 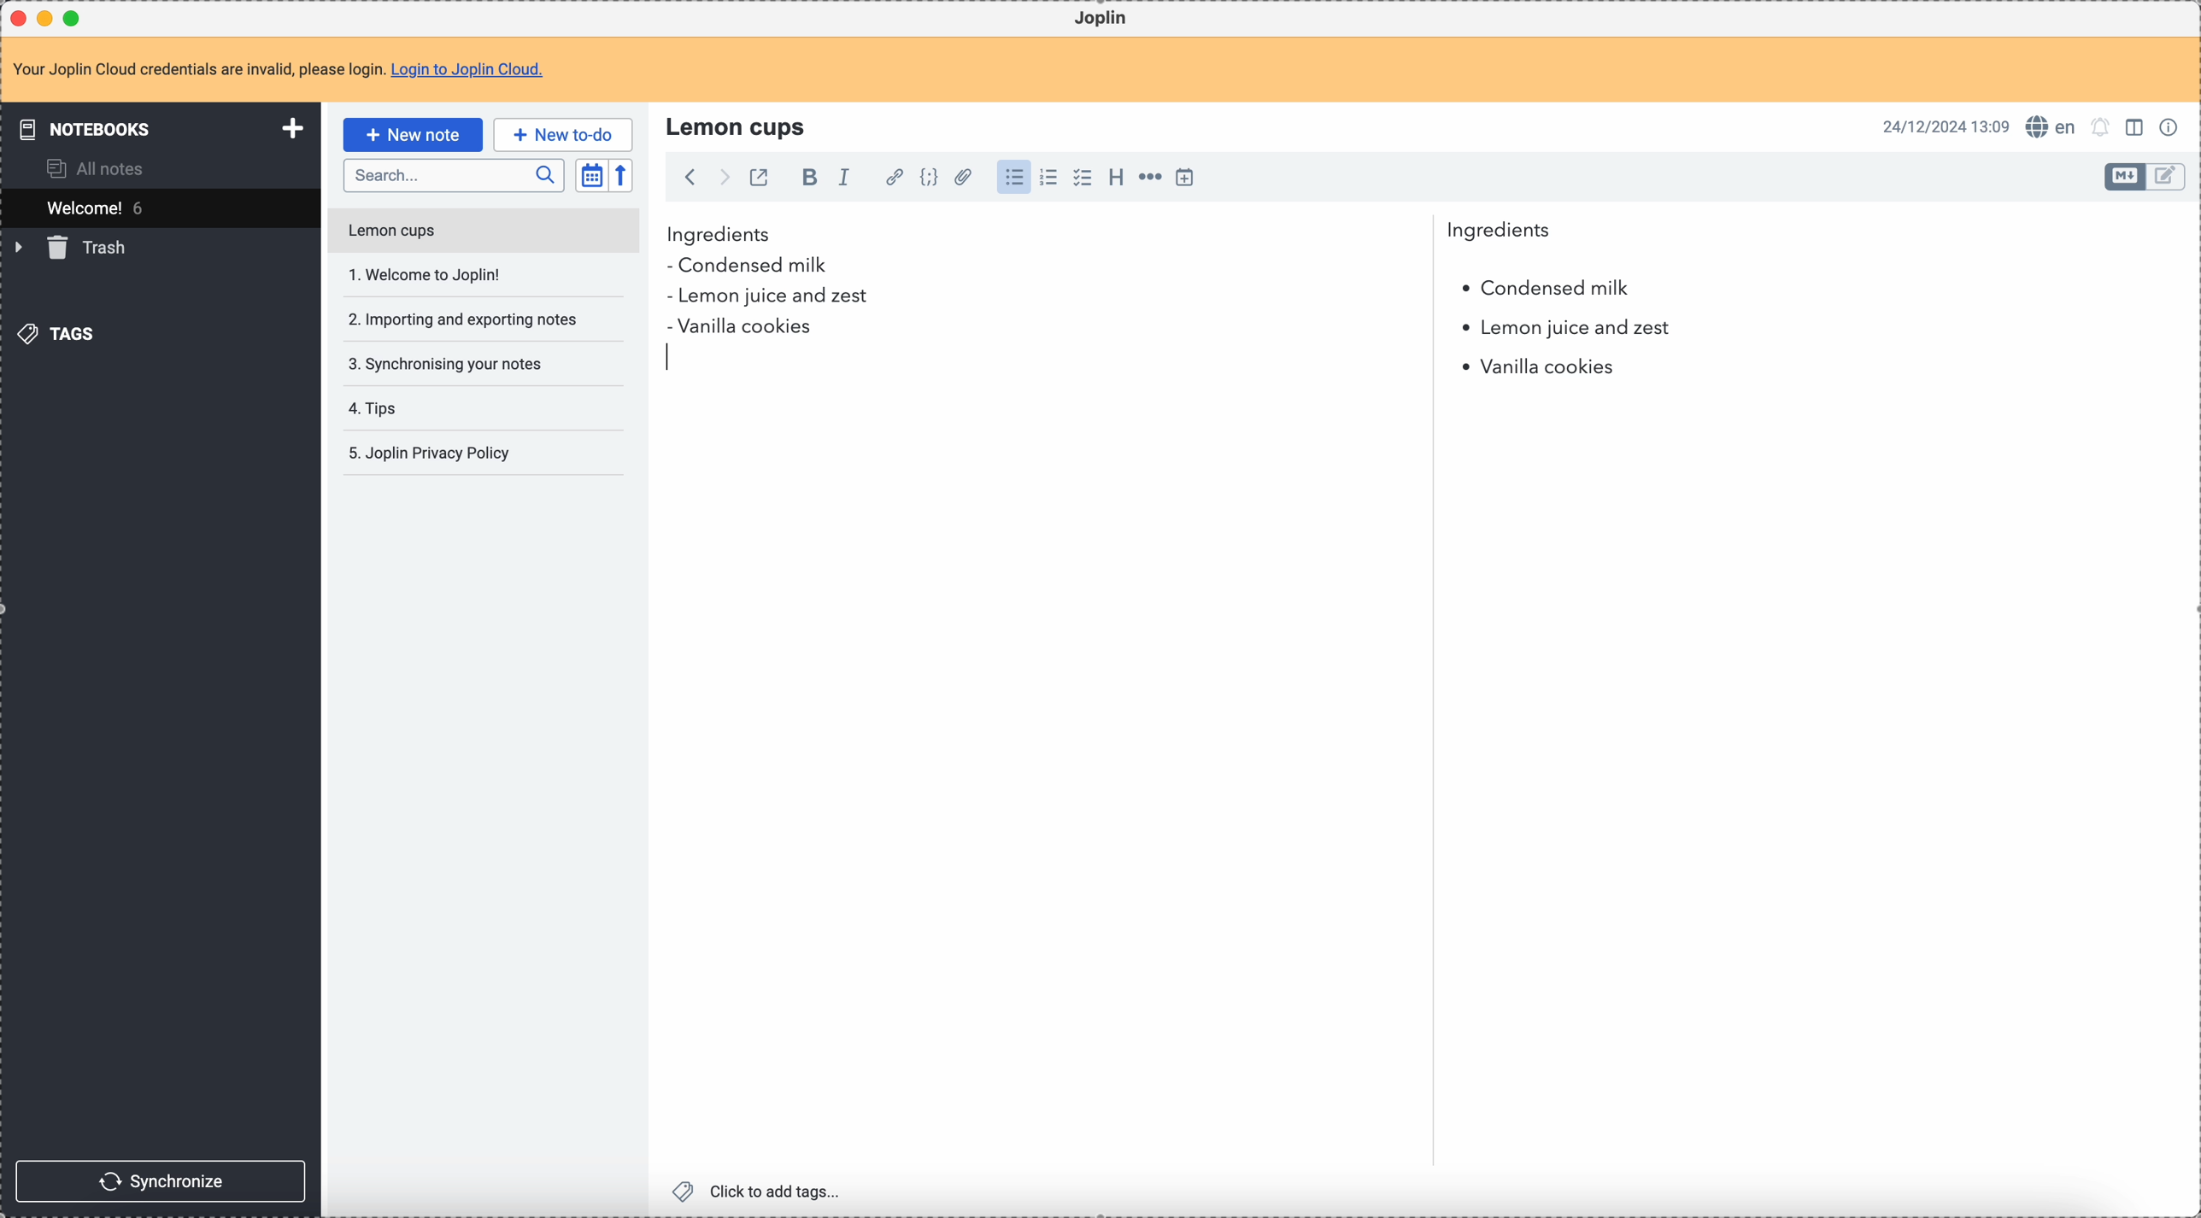 I want to click on hyperlink, so click(x=891, y=179).